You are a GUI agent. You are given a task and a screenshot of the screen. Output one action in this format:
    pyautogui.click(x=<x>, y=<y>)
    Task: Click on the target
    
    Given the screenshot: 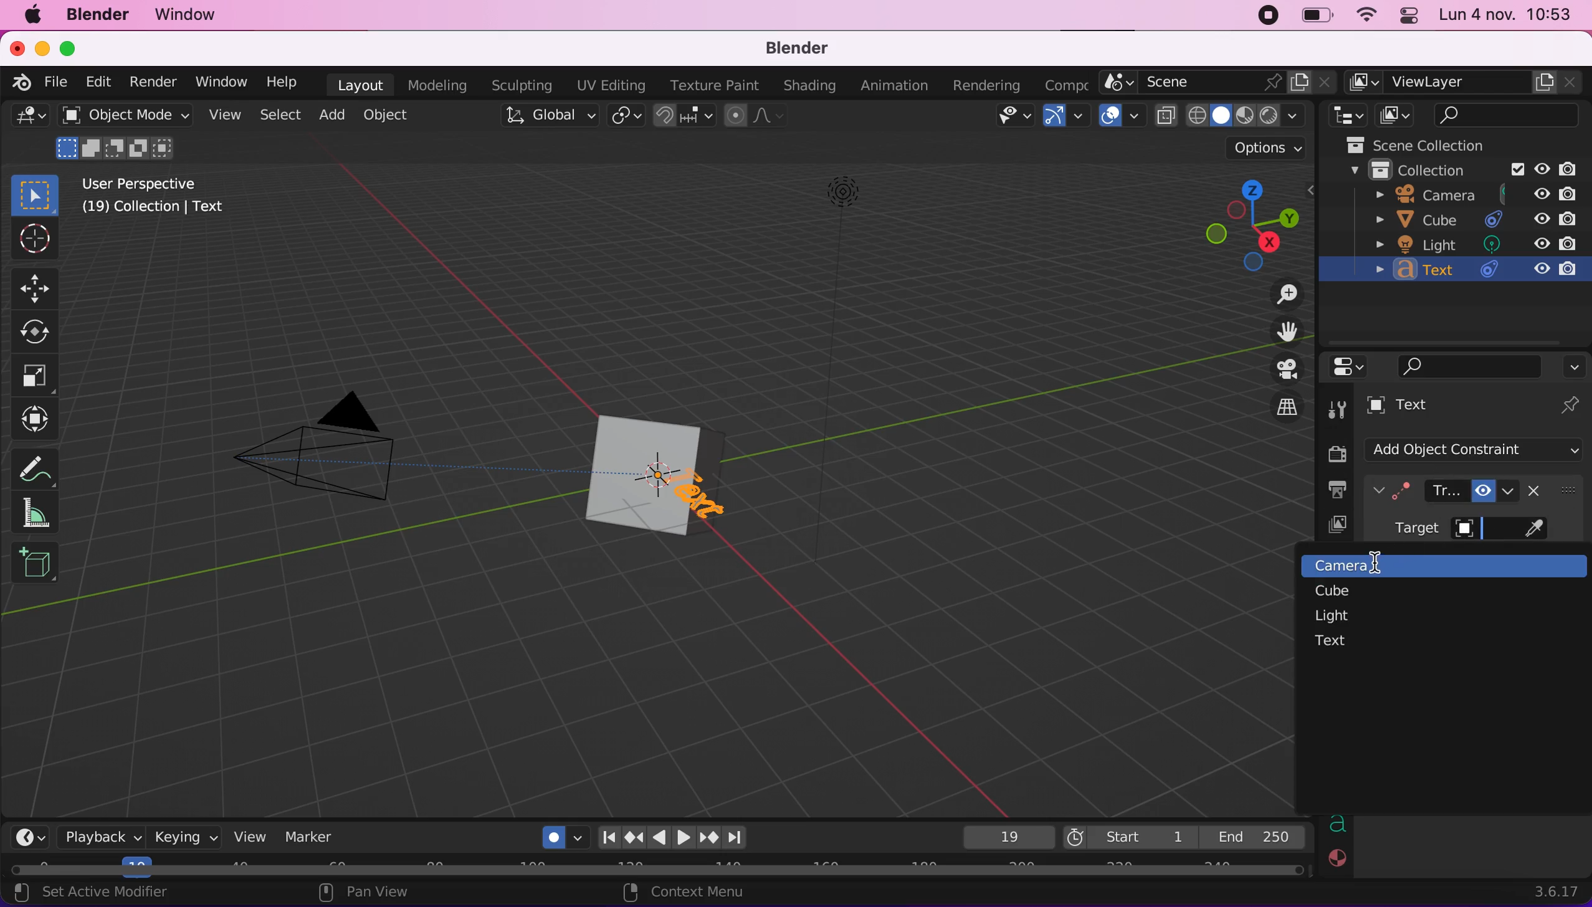 What is the action you would take?
    pyautogui.click(x=1440, y=531)
    